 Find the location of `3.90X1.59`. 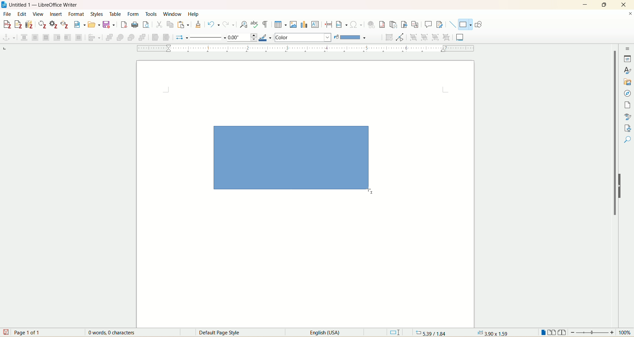

3.90X1.59 is located at coordinates (493, 333).